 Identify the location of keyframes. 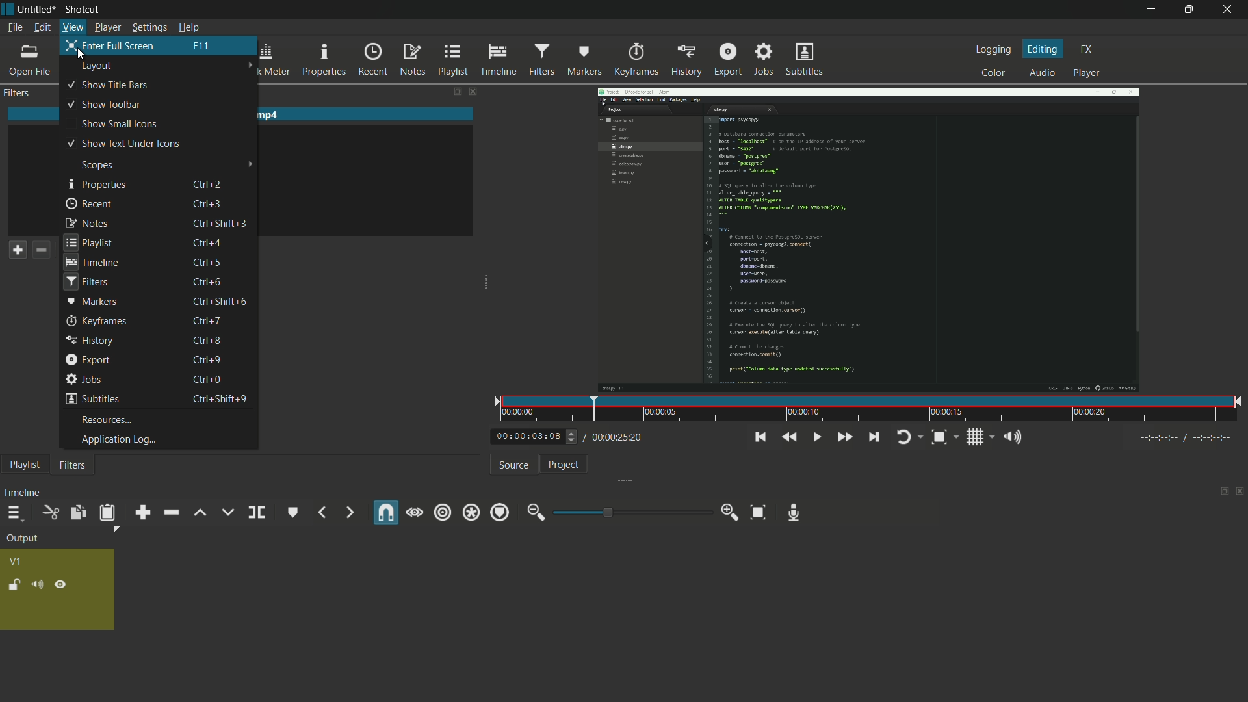
(636, 60).